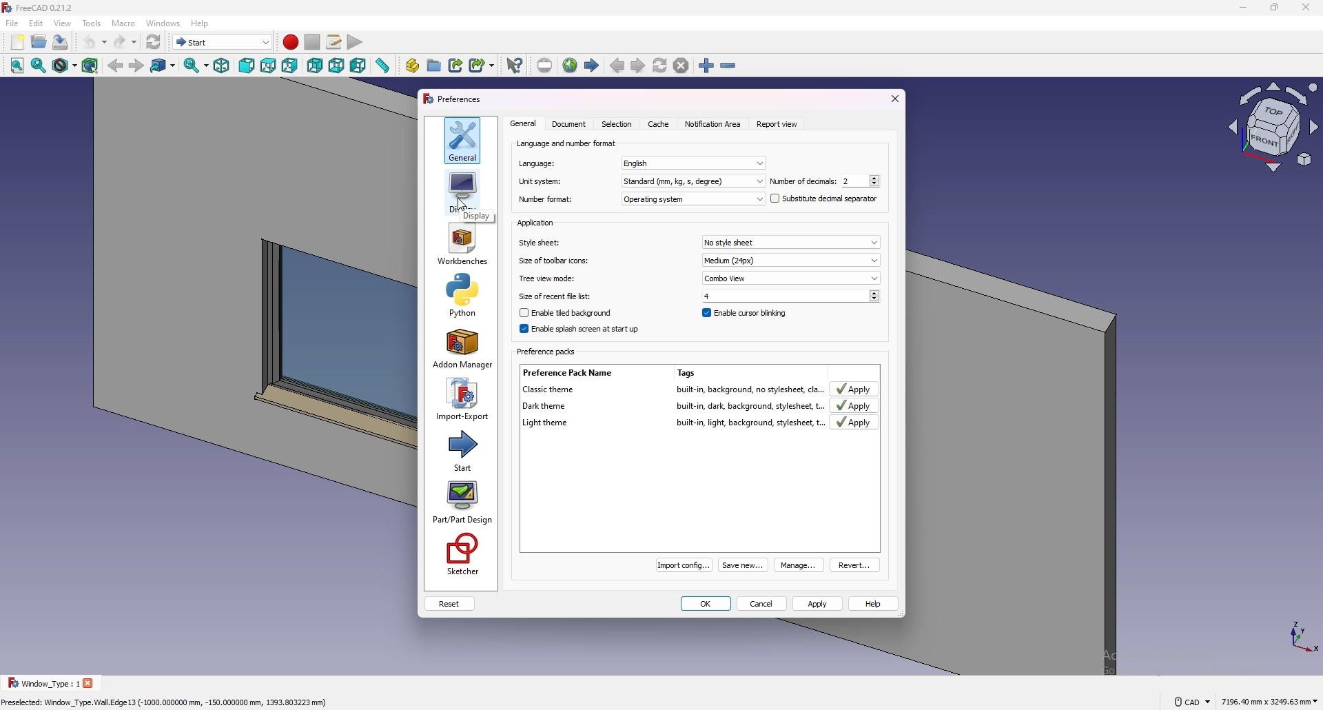  What do you see at coordinates (164, 23) in the screenshot?
I see `windows` at bounding box center [164, 23].